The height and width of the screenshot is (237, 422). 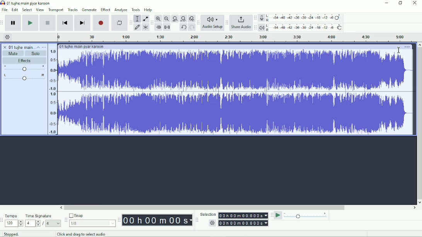 What do you see at coordinates (24, 68) in the screenshot?
I see `Volume` at bounding box center [24, 68].